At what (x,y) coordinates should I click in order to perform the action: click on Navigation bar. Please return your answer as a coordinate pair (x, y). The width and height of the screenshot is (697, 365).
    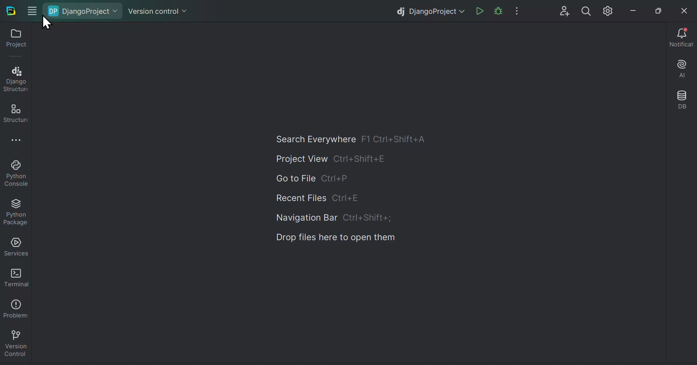
    Looking at the image, I should click on (334, 218).